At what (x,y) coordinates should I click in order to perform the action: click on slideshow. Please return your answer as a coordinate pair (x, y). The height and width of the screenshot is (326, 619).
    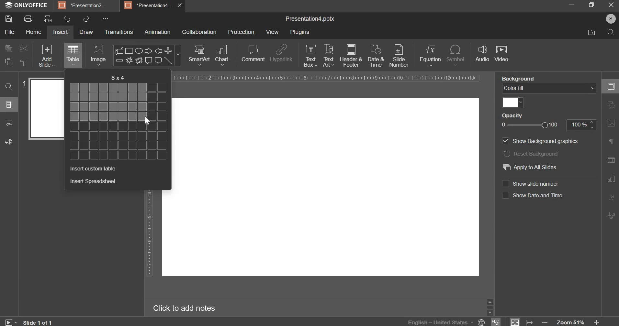
    Looking at the image, I should click on (11, 322).